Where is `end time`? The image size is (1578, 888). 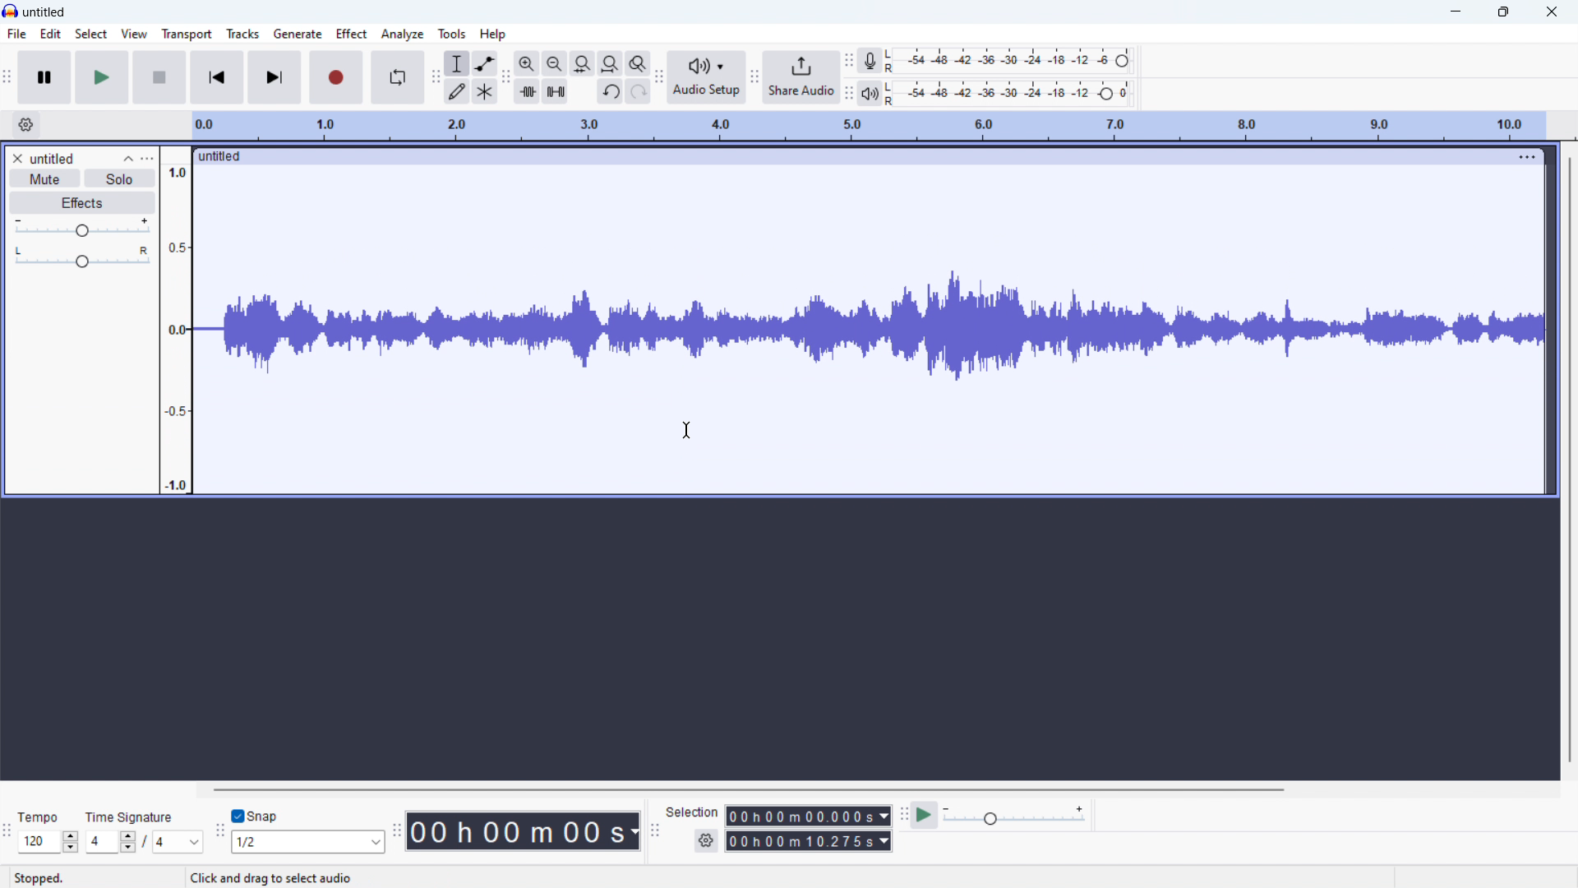
end time is located at coordinates (808, 842).